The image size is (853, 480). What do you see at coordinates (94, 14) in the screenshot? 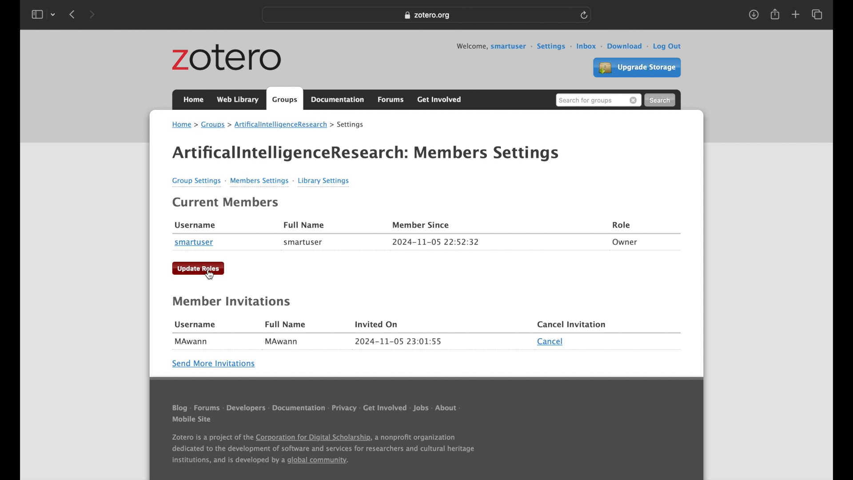
I see `next ` at bounding box center [94, 14].